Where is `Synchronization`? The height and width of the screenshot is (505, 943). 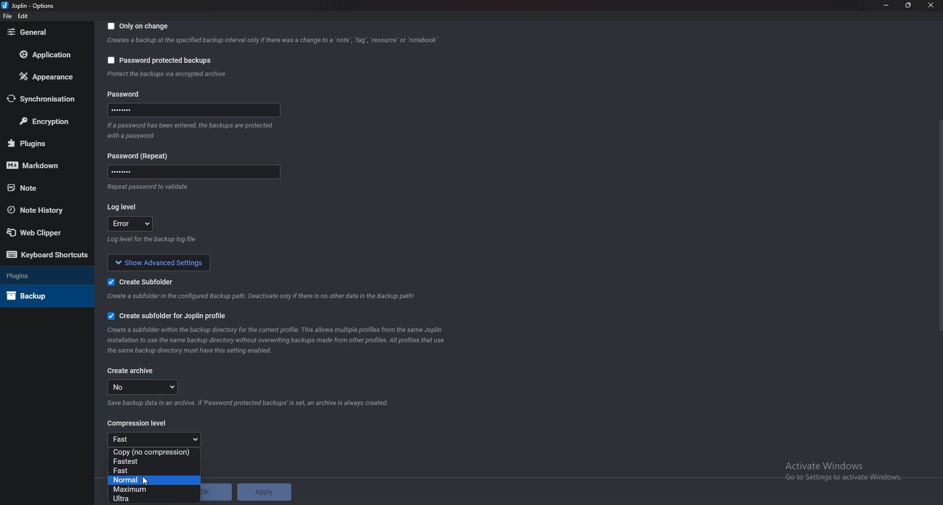
Synchronization is located at coordinates (44, 98).